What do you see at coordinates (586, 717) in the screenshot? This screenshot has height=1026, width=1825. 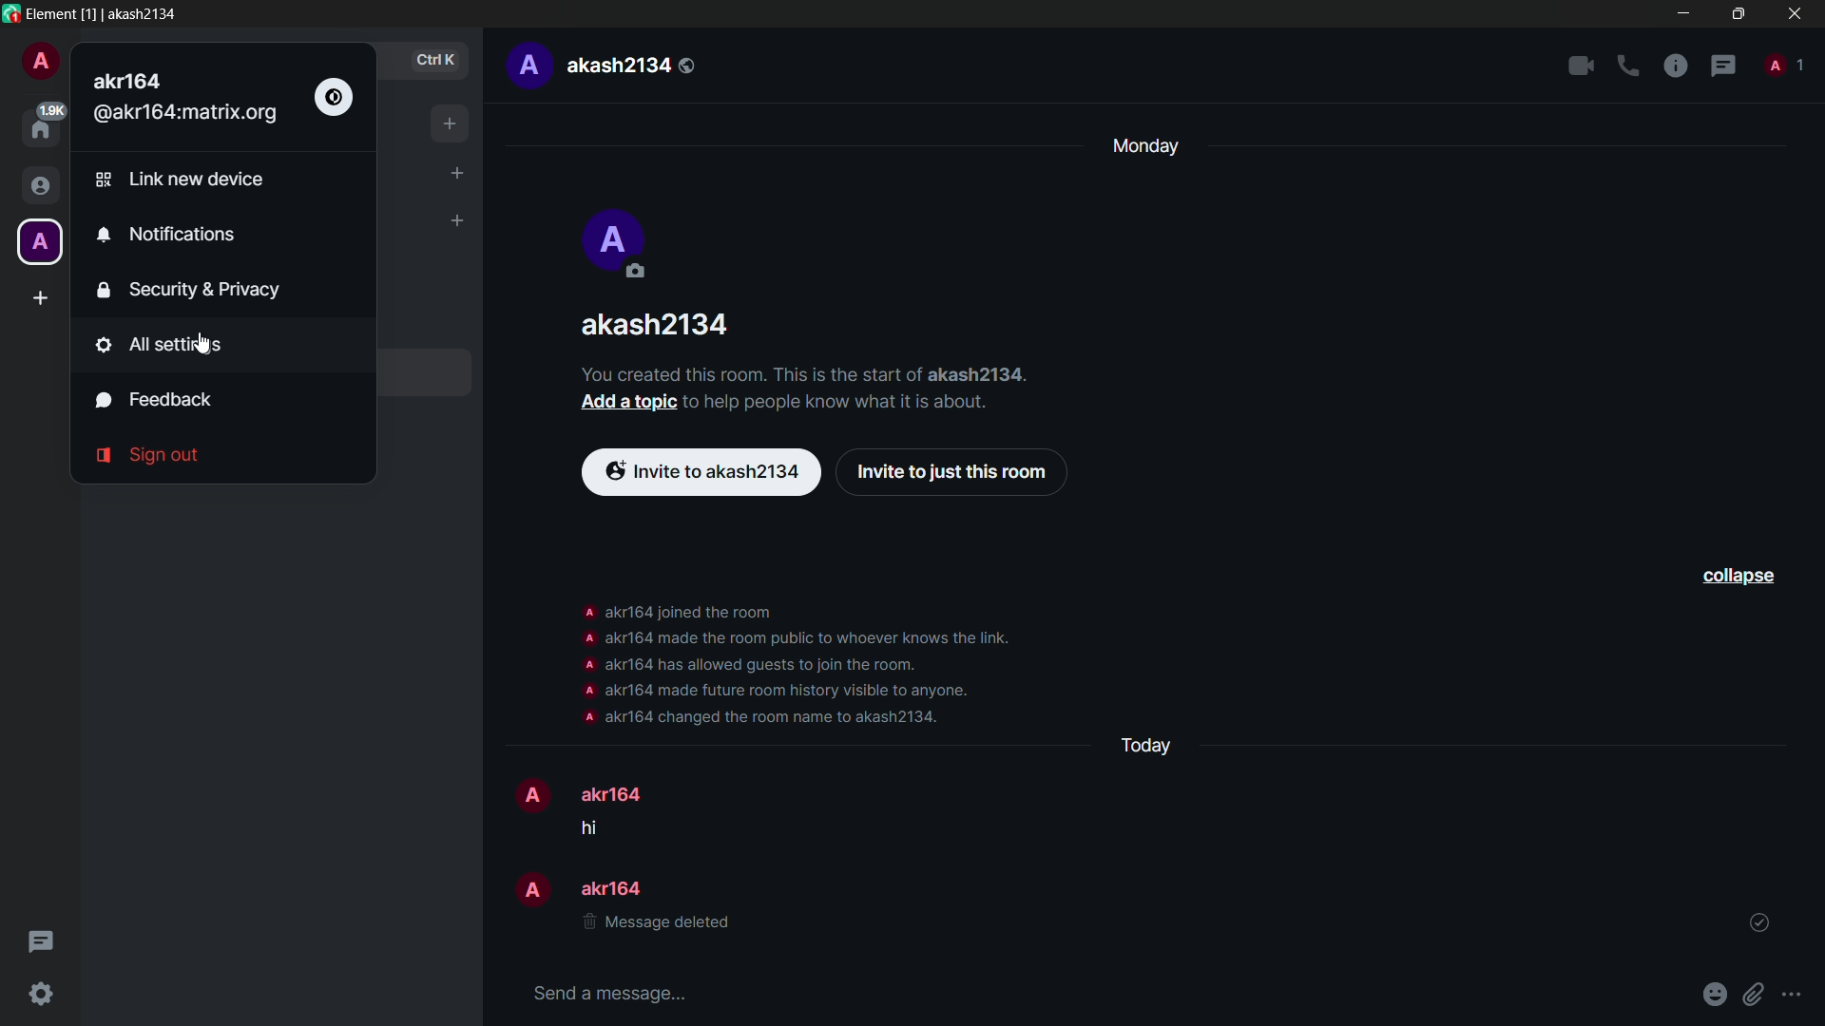 I see `profile` at bounding box center [586, 717].